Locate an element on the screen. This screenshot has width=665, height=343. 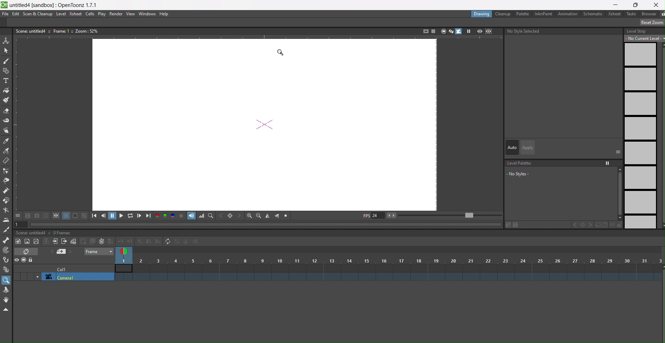
playback range slider is located at coordinates (445, 215).